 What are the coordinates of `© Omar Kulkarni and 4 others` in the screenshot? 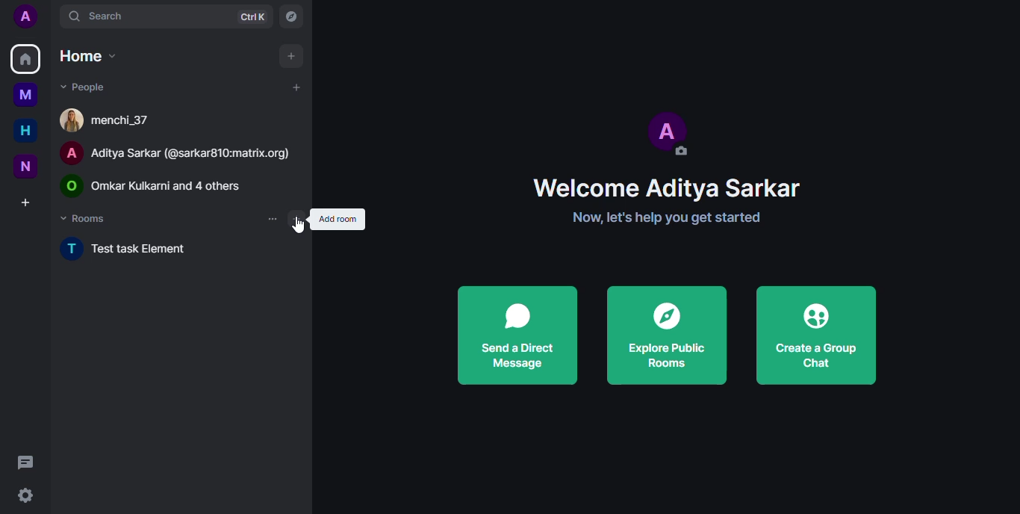 It's located at (164, 185).